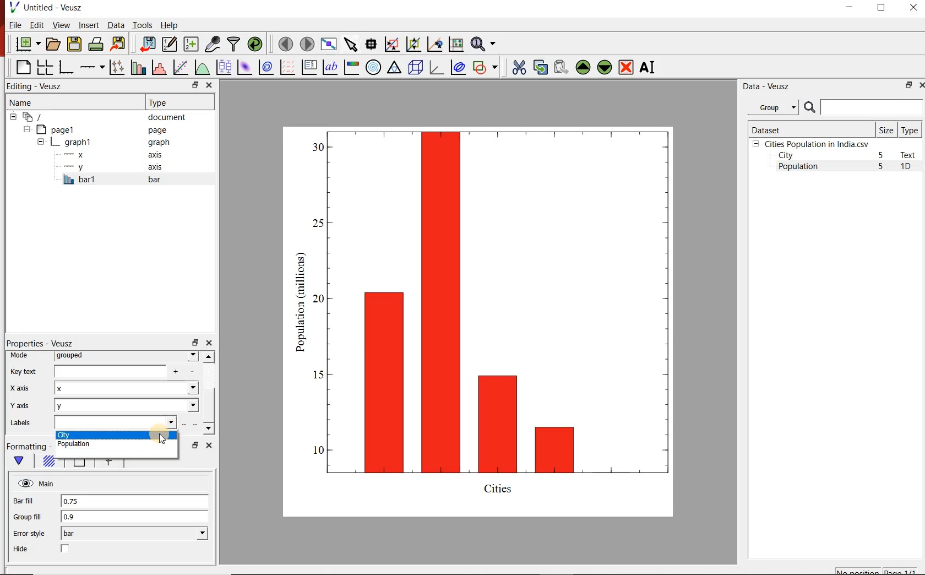 The width and height of the screenshot is (925, 575). Describe the element at coordinates (308, 67) in the screenshot. I see `plot key` at that location.